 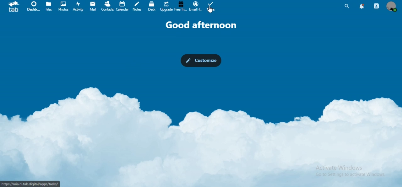 What do you see at coordinates (202, 25) in the screenshot?
I see `good afternoon` at bounding box center [202, 25].